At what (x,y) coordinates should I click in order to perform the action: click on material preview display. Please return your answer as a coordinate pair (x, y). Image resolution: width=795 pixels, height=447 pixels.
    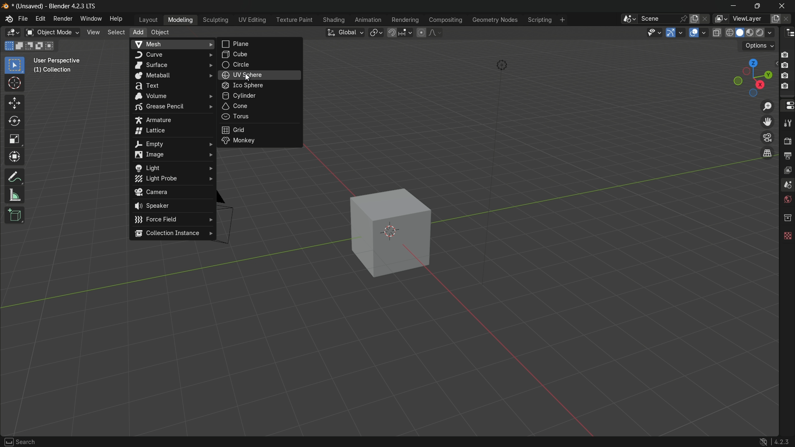
    Looking at the image, I should click on (751, 31).